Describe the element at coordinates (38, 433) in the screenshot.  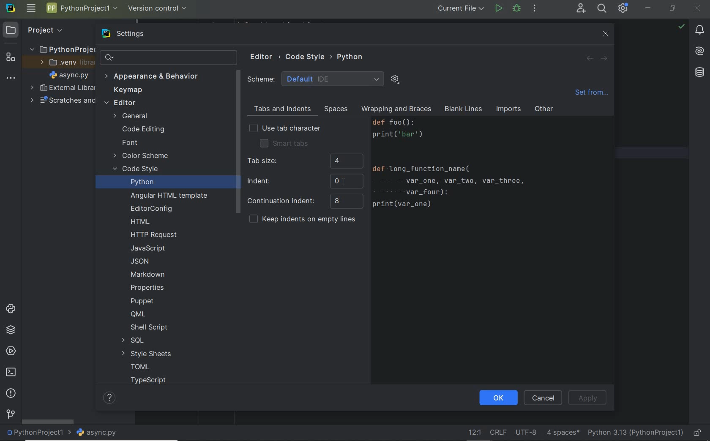
I see `project name` at that location.